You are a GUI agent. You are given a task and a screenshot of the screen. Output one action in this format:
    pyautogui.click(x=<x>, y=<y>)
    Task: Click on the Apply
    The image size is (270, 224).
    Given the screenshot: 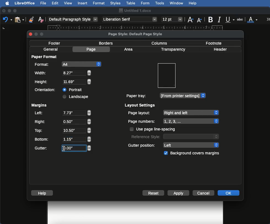 What is the action you would take?
    pyautogui.click(x=179, y=193)
    